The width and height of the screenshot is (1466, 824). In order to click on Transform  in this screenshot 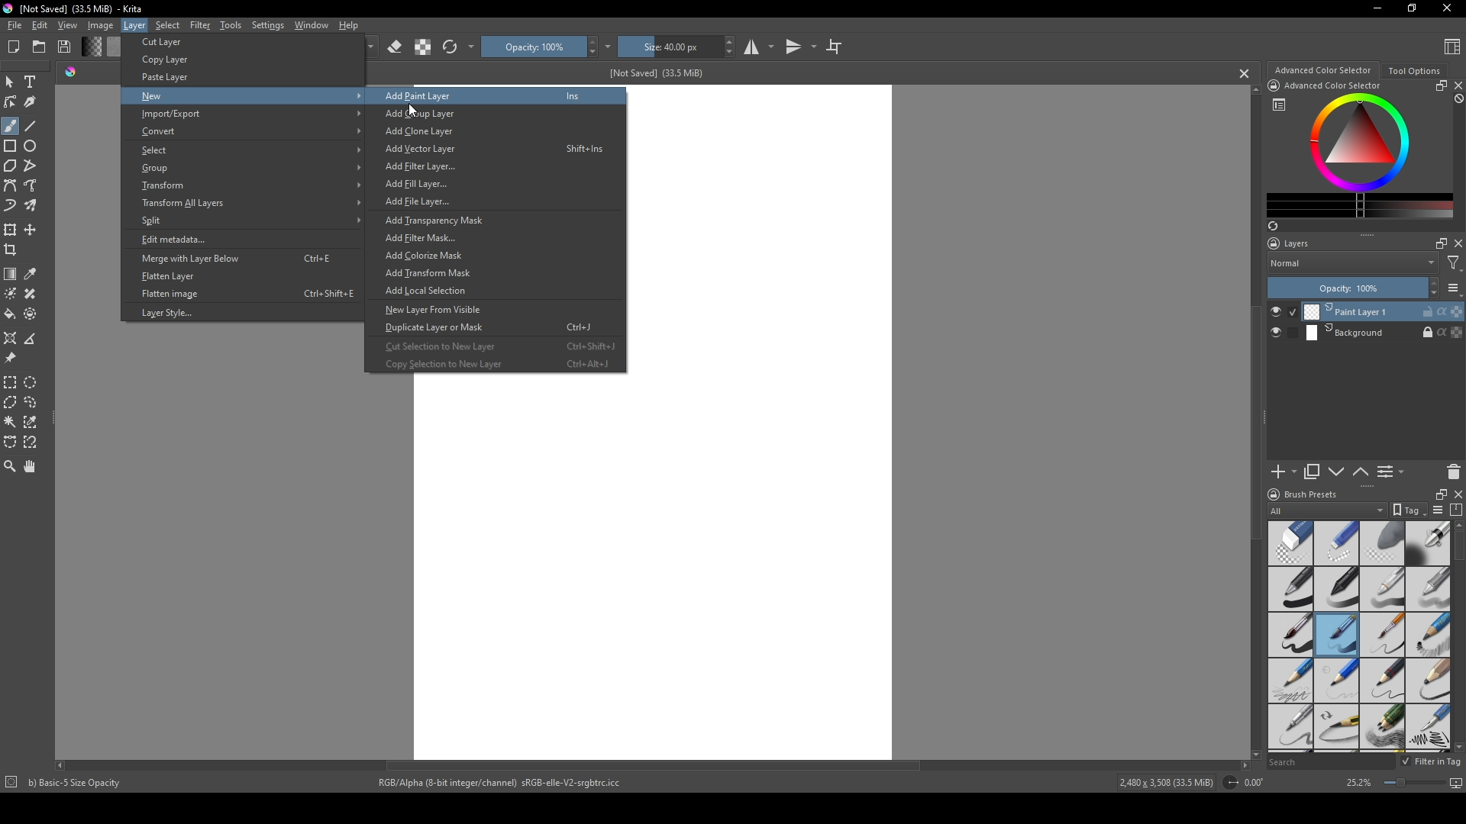, I will do `click(250, 187)`.